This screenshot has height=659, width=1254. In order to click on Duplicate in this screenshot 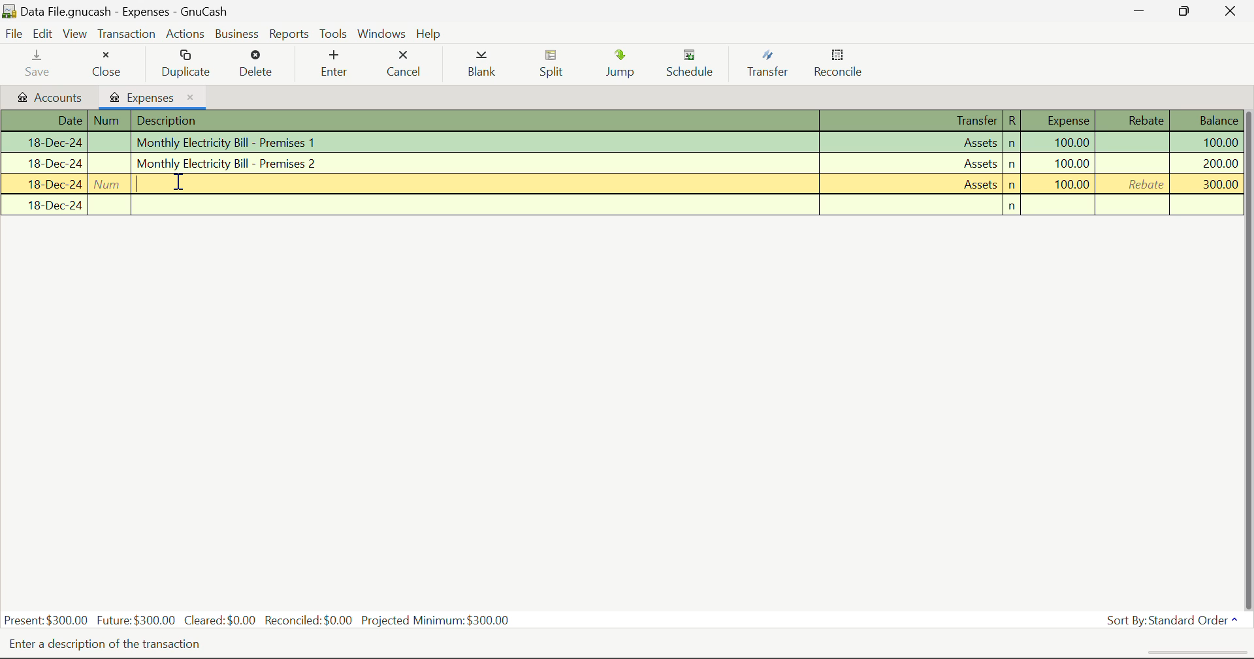, I will do `click(187, 65)`.